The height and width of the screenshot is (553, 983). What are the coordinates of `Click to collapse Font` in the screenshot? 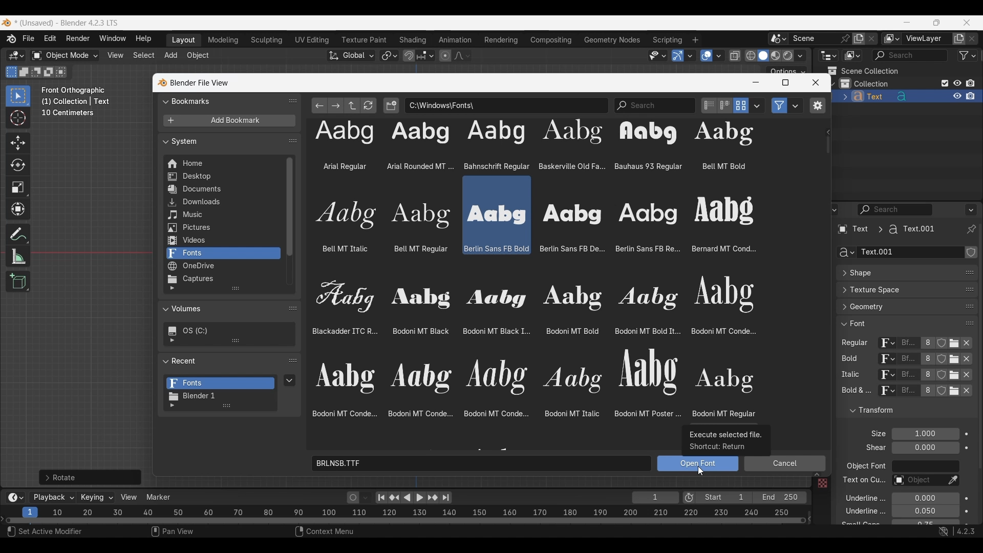 It's located at (896, 323).